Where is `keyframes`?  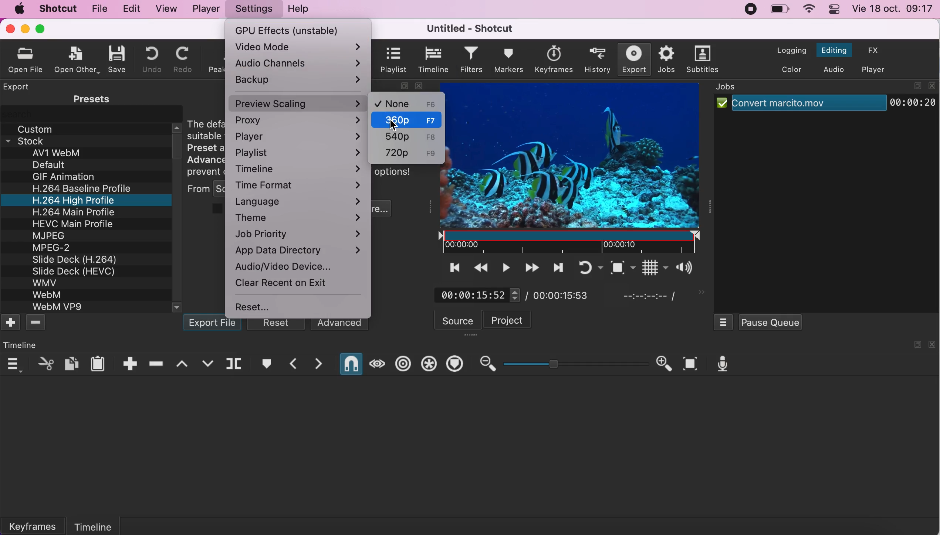
keyframes is located at coordinates (553, 58).